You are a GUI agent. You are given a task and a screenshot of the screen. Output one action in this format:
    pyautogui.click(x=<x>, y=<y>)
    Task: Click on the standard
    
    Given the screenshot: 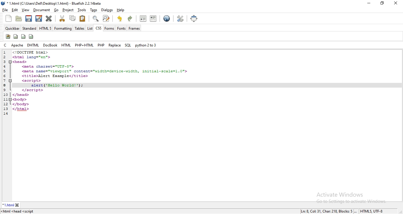 What is the action you would take?
    pyautogui.click(x=30, y=28)
    